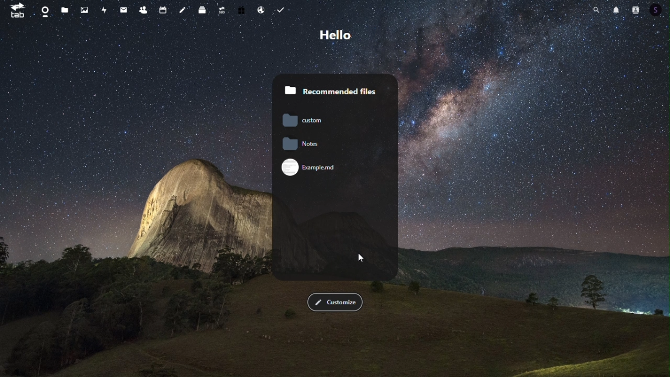 This screenshot has width=670, height=377. I want to click on free trail, so click(241, 12).